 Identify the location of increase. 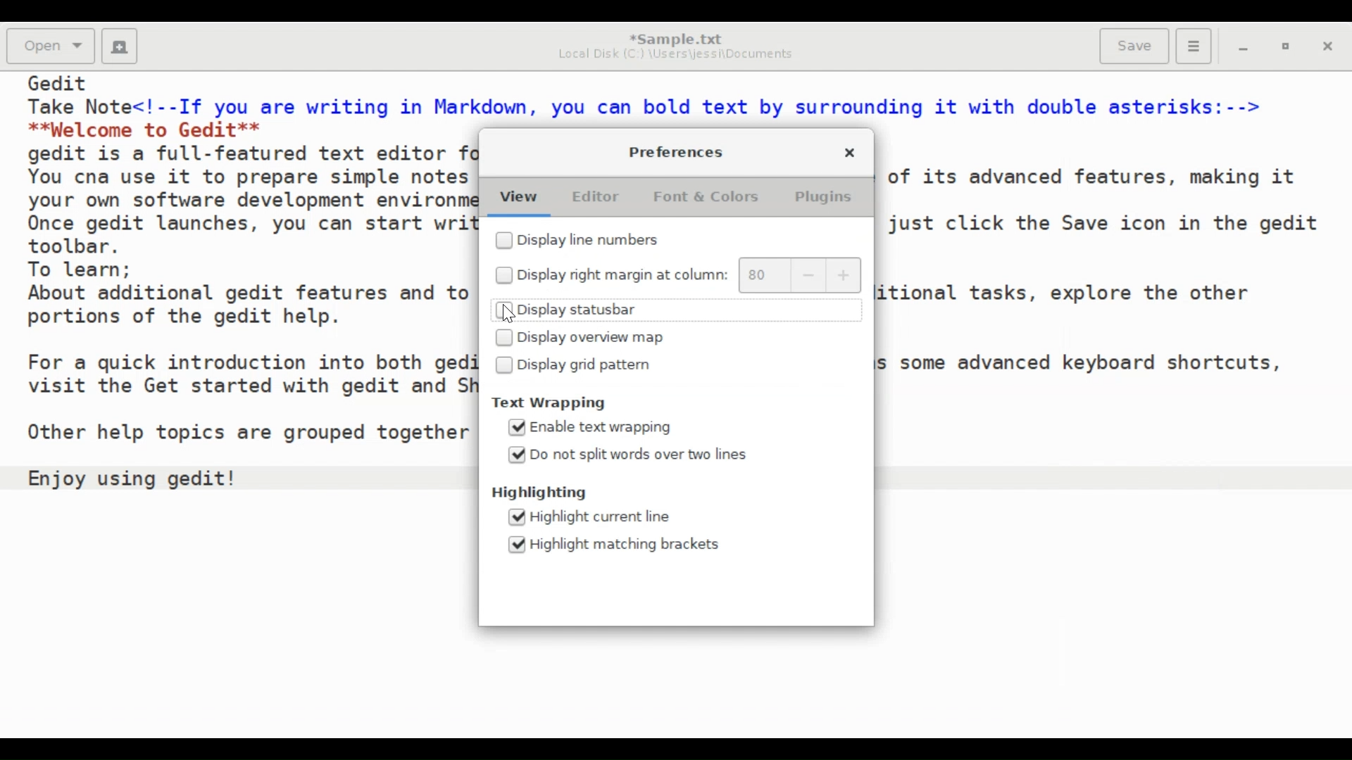
(846, 277).